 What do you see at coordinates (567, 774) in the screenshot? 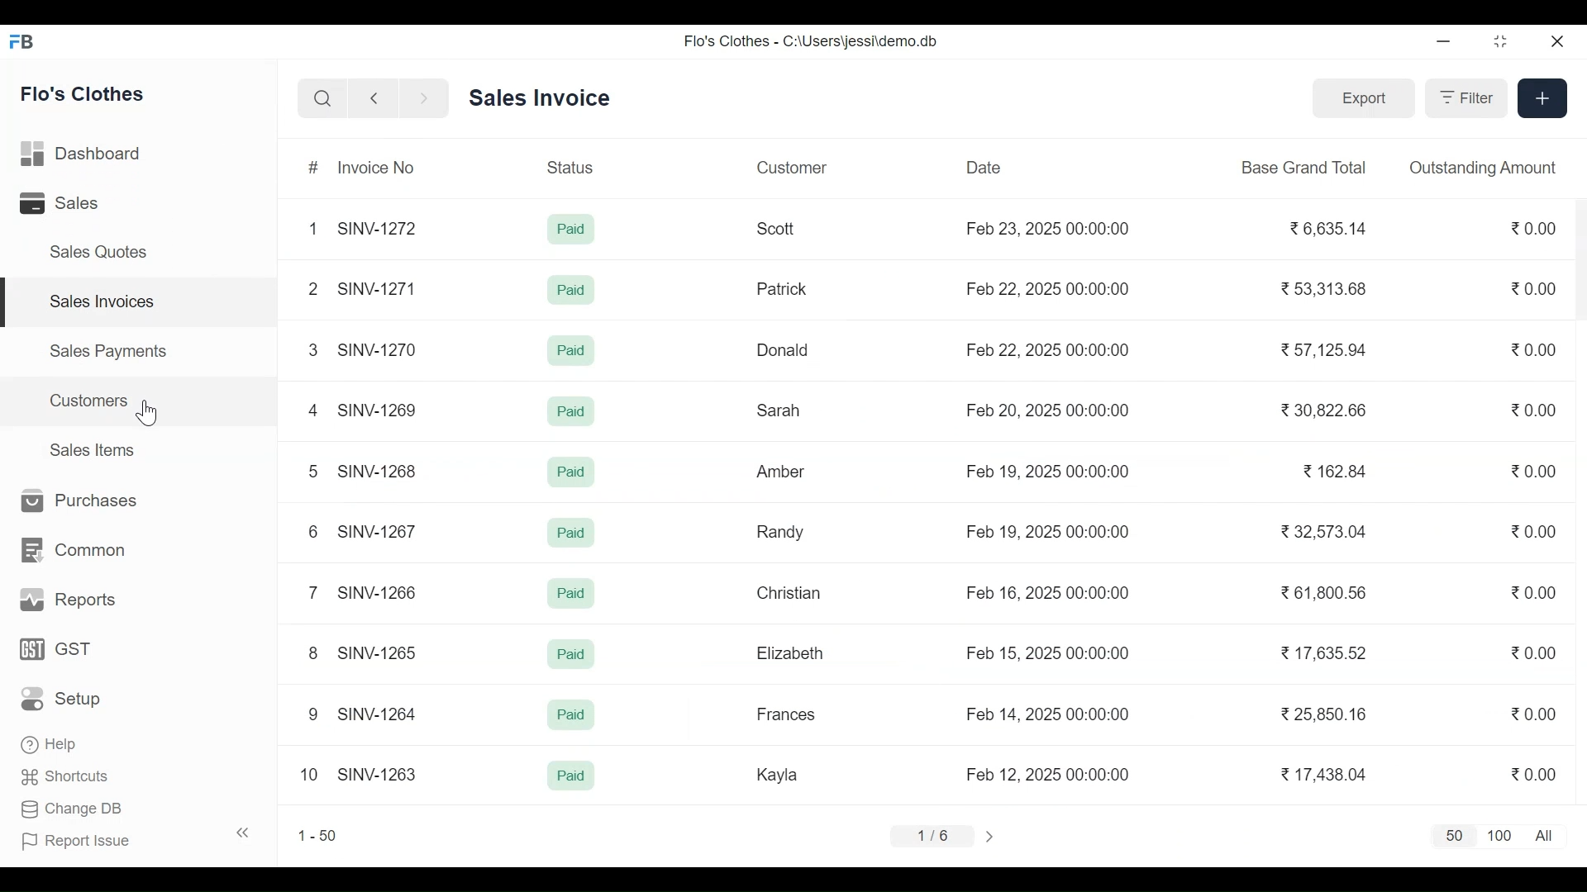
I see `Paid` at bounding box center [567, 774].